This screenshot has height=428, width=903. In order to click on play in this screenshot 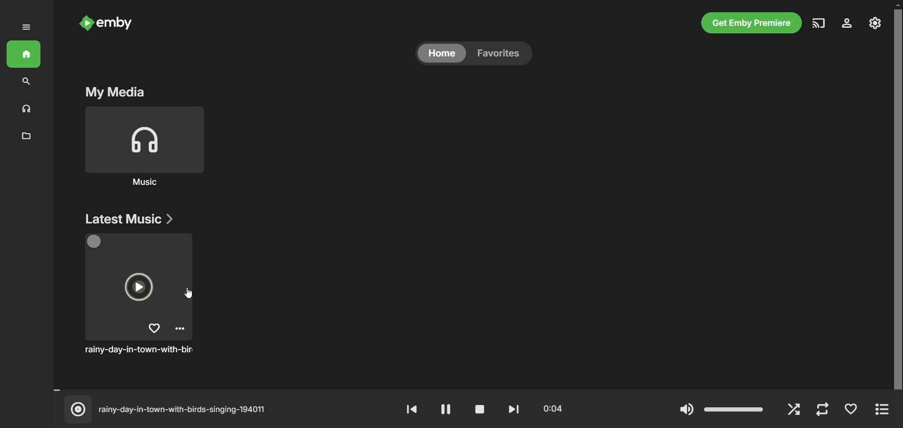, I will do `click(444, 411)`.